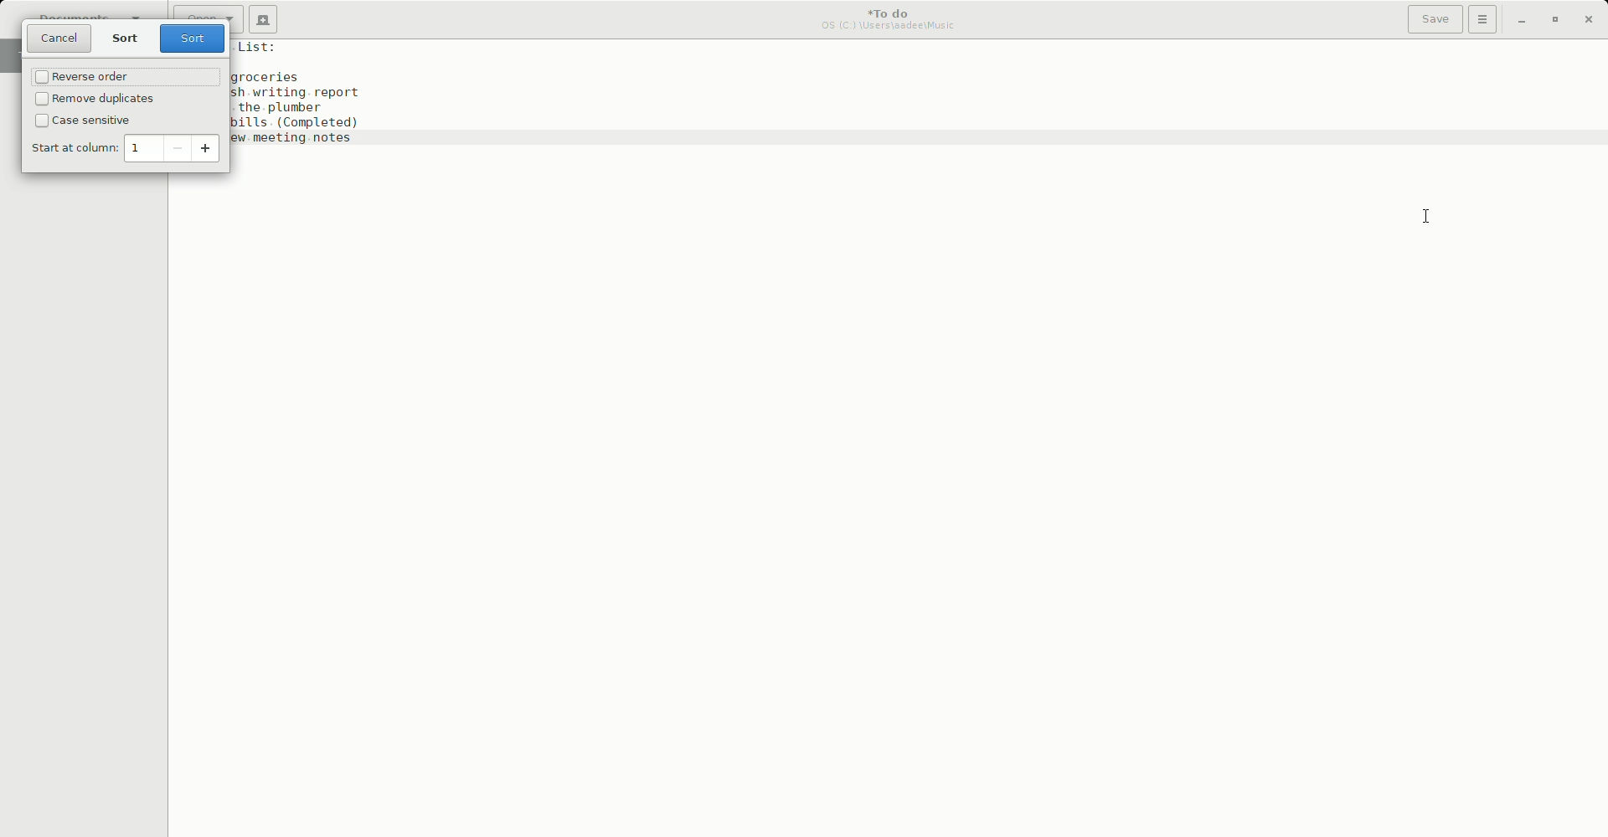  I want to click on Sort, so click(193, 39).